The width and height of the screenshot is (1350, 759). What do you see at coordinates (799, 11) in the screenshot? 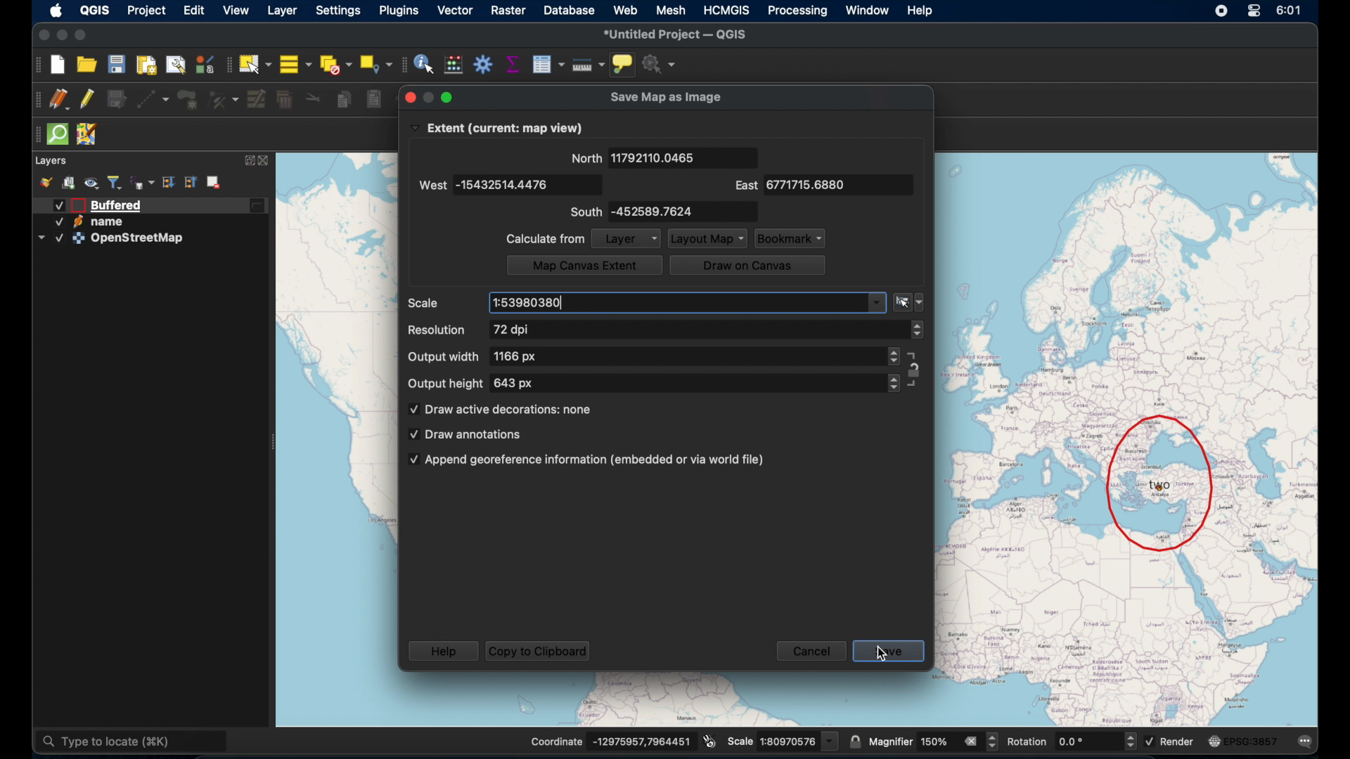
I see `processing` at bounding box center [799, 11].